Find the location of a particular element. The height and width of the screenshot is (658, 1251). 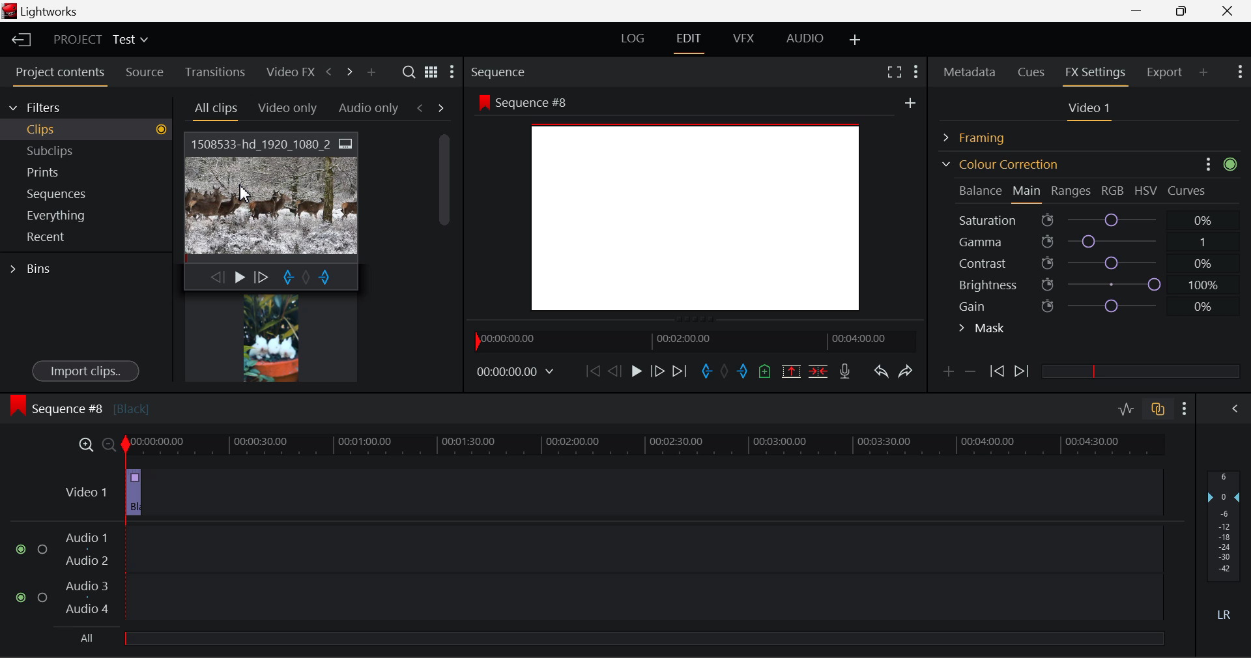

Import clips is located at coordinates (85, 372).